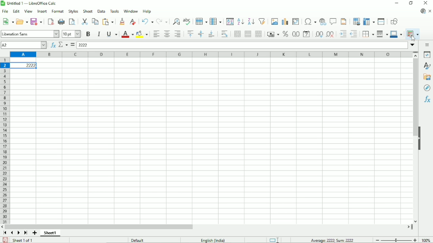 This screenshot has width=433, height=243. What do you see at coordinates (272, 34) in the screenshot?
I see `Format as currency` at bounding box center [272, 34].